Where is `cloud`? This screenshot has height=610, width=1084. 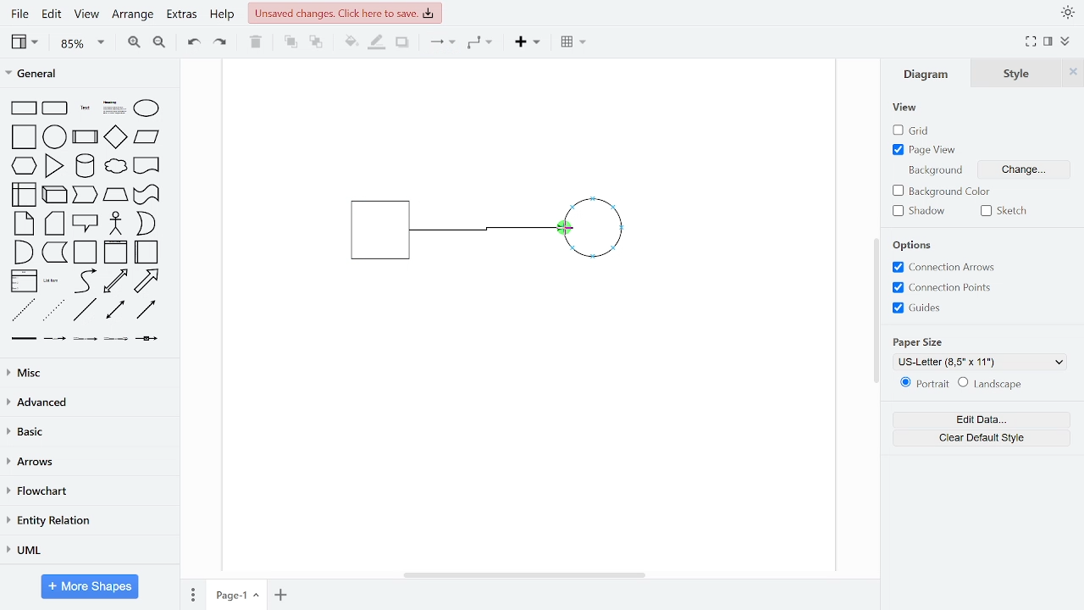
cloud is located at coordinates (114, 167).